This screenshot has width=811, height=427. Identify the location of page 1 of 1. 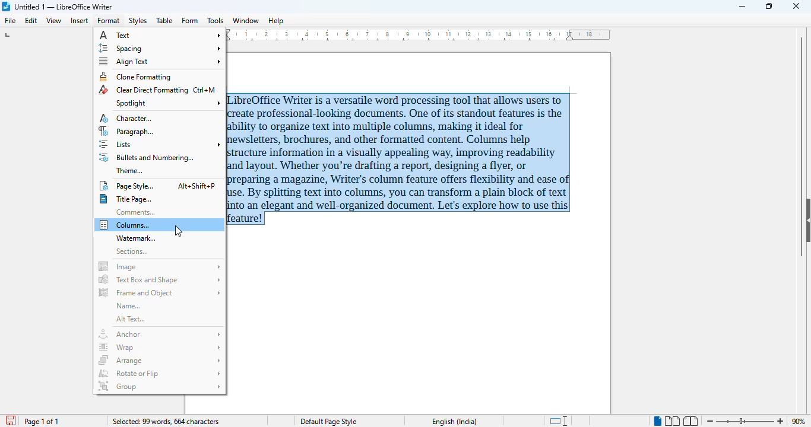
(42, 422).